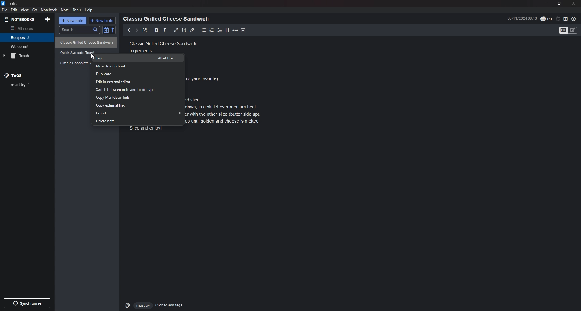  What do you see at coordinates (25, 10) in the screenshot?
I see `view` at bounding box center [25, 10].